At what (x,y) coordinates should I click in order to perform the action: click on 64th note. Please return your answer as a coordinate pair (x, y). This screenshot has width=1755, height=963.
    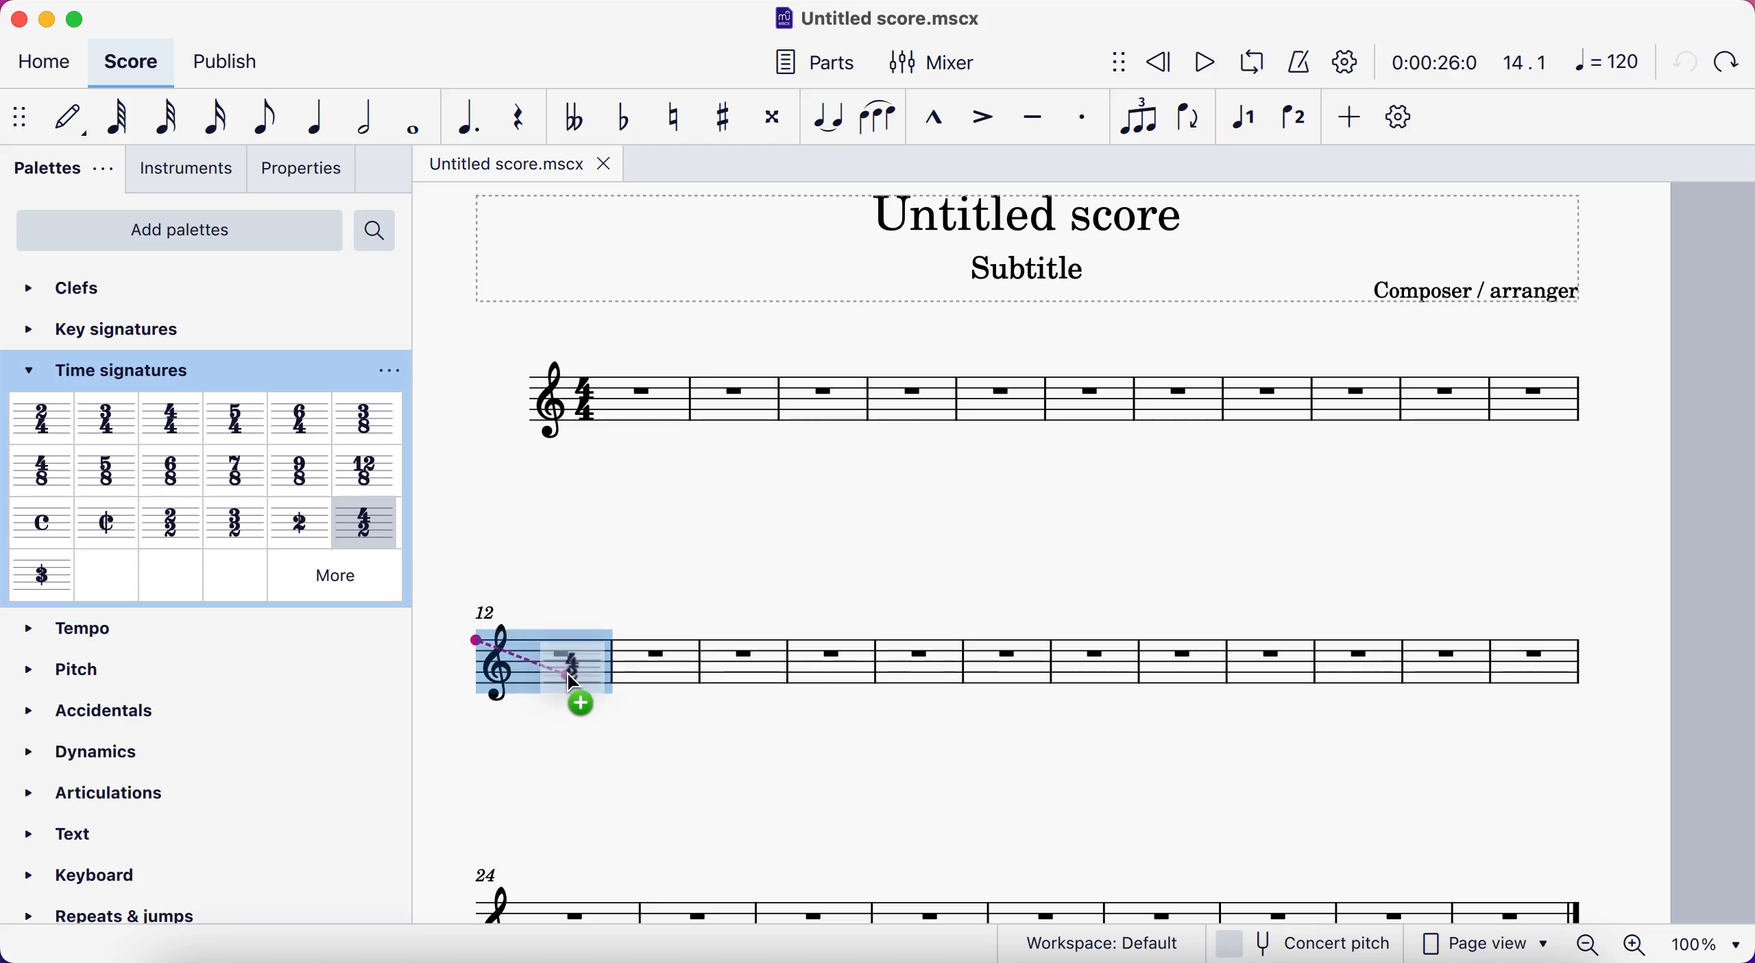
    Looking at the image, I should click on (114, 119).